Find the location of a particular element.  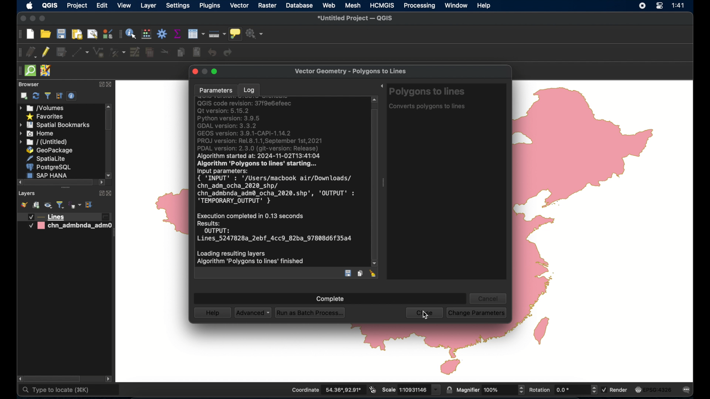

edit is located at coordinates (101, 6).